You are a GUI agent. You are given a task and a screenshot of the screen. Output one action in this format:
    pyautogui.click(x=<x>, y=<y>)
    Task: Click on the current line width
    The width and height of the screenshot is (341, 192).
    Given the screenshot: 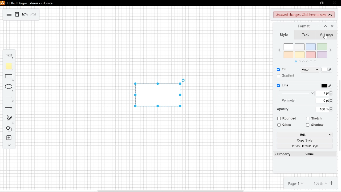 What is the action you would take?
    pyautogui.click(x=322, y=94)
    